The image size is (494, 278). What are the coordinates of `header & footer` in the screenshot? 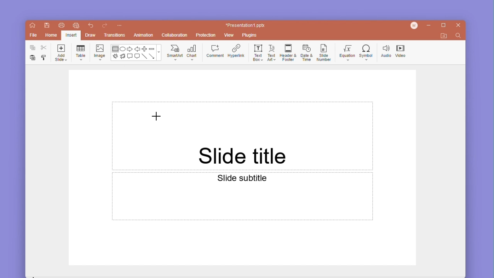 It's located at (288, 52).